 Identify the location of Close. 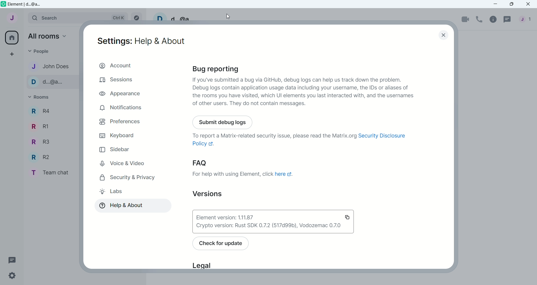
(445, 35).